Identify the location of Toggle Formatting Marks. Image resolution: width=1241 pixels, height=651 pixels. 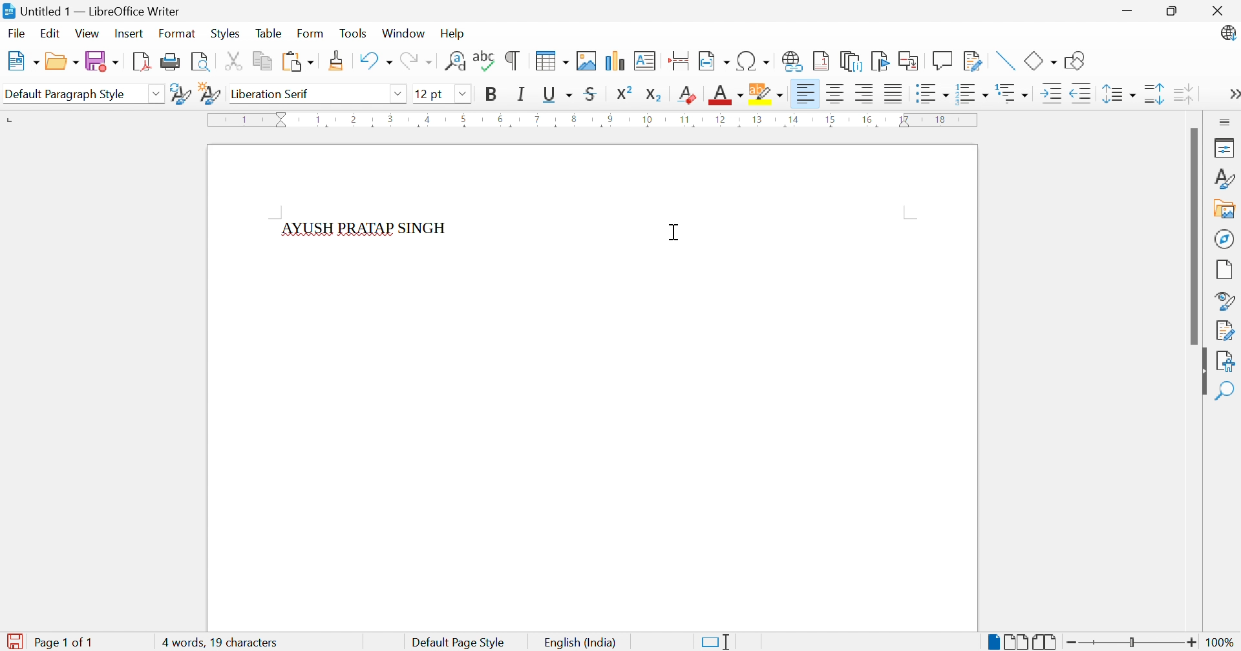
(513, 62).